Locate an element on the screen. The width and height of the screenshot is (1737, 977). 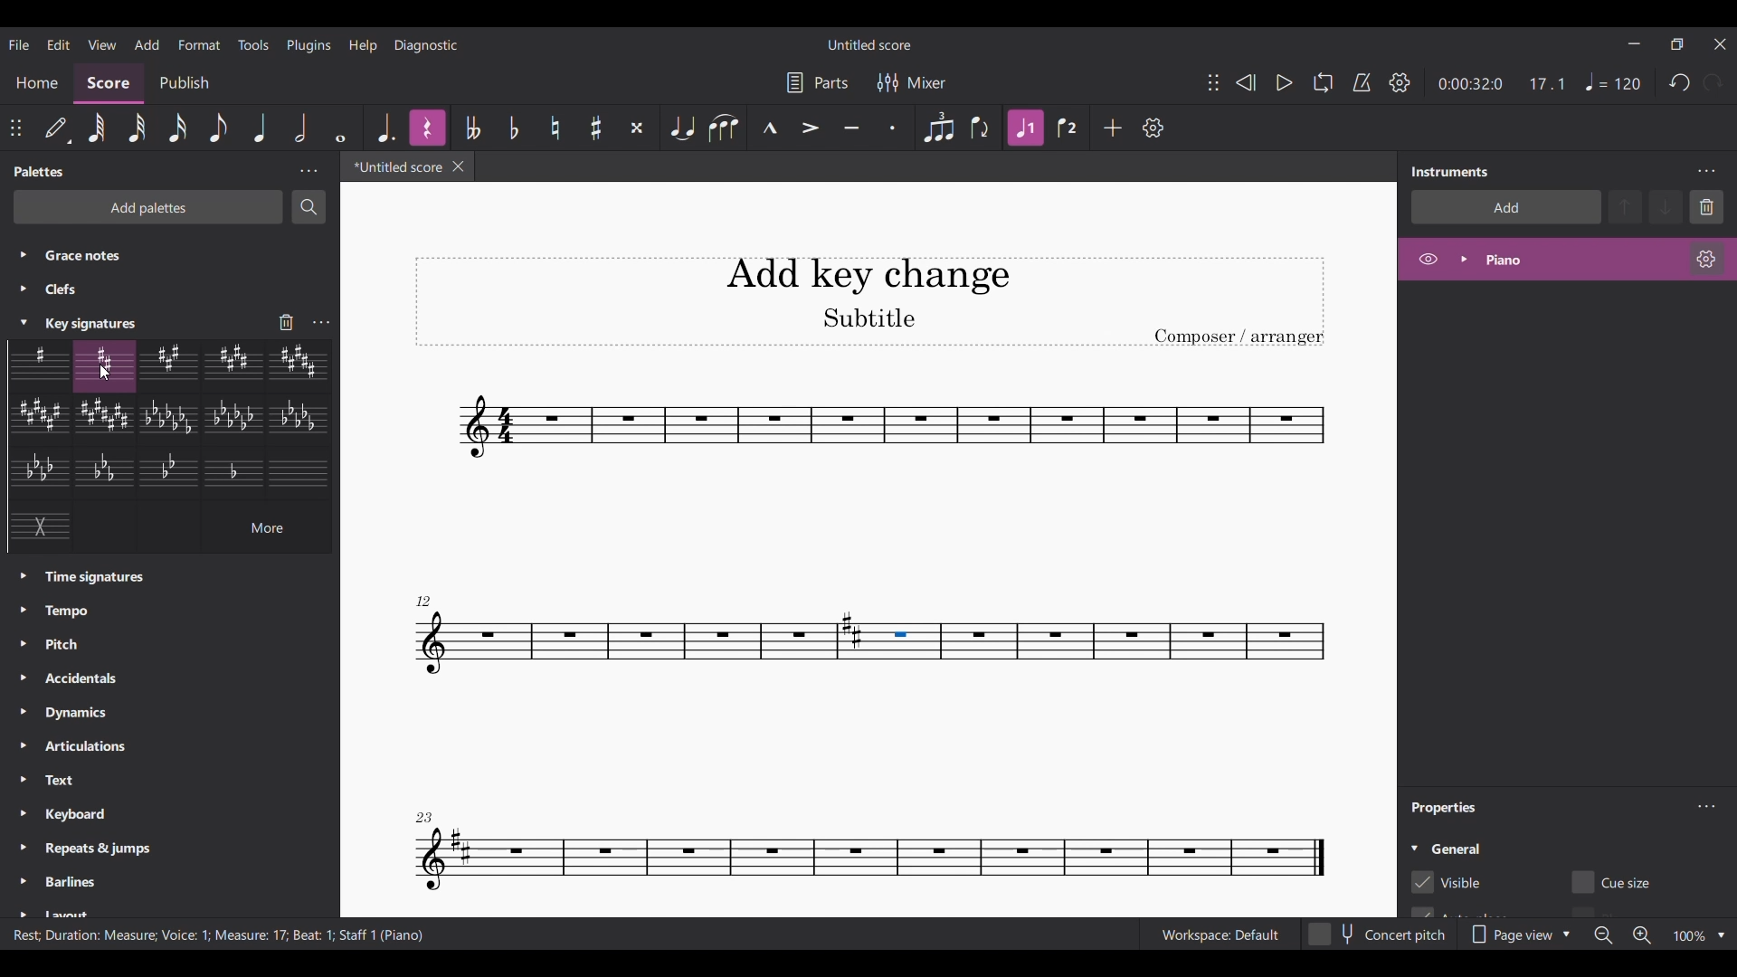
Customize toolbar is located at coordinates (1153, 128).